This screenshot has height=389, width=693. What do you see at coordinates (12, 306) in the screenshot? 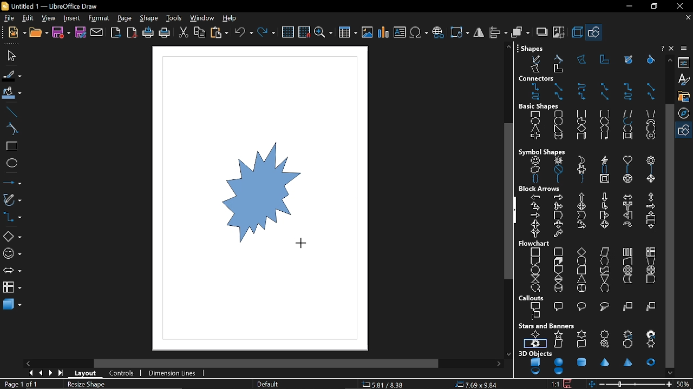
I see `3d shapes` at bounding box center [12, 306].